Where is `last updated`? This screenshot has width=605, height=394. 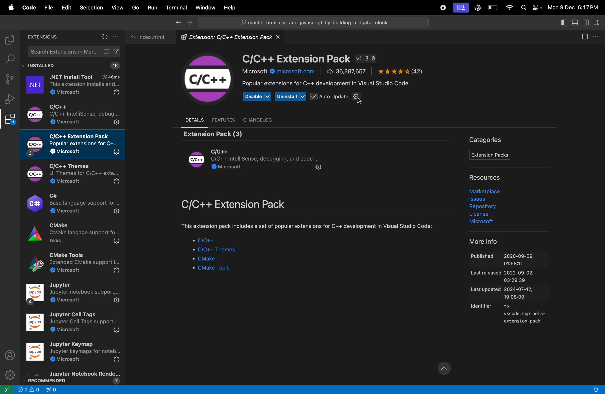
last updated is located at coordinates (511, 294).